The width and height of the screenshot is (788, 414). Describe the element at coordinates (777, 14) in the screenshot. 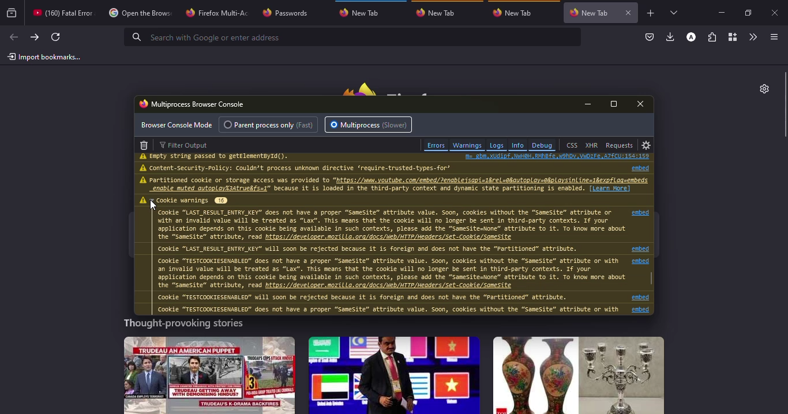

I see `close` at that location.